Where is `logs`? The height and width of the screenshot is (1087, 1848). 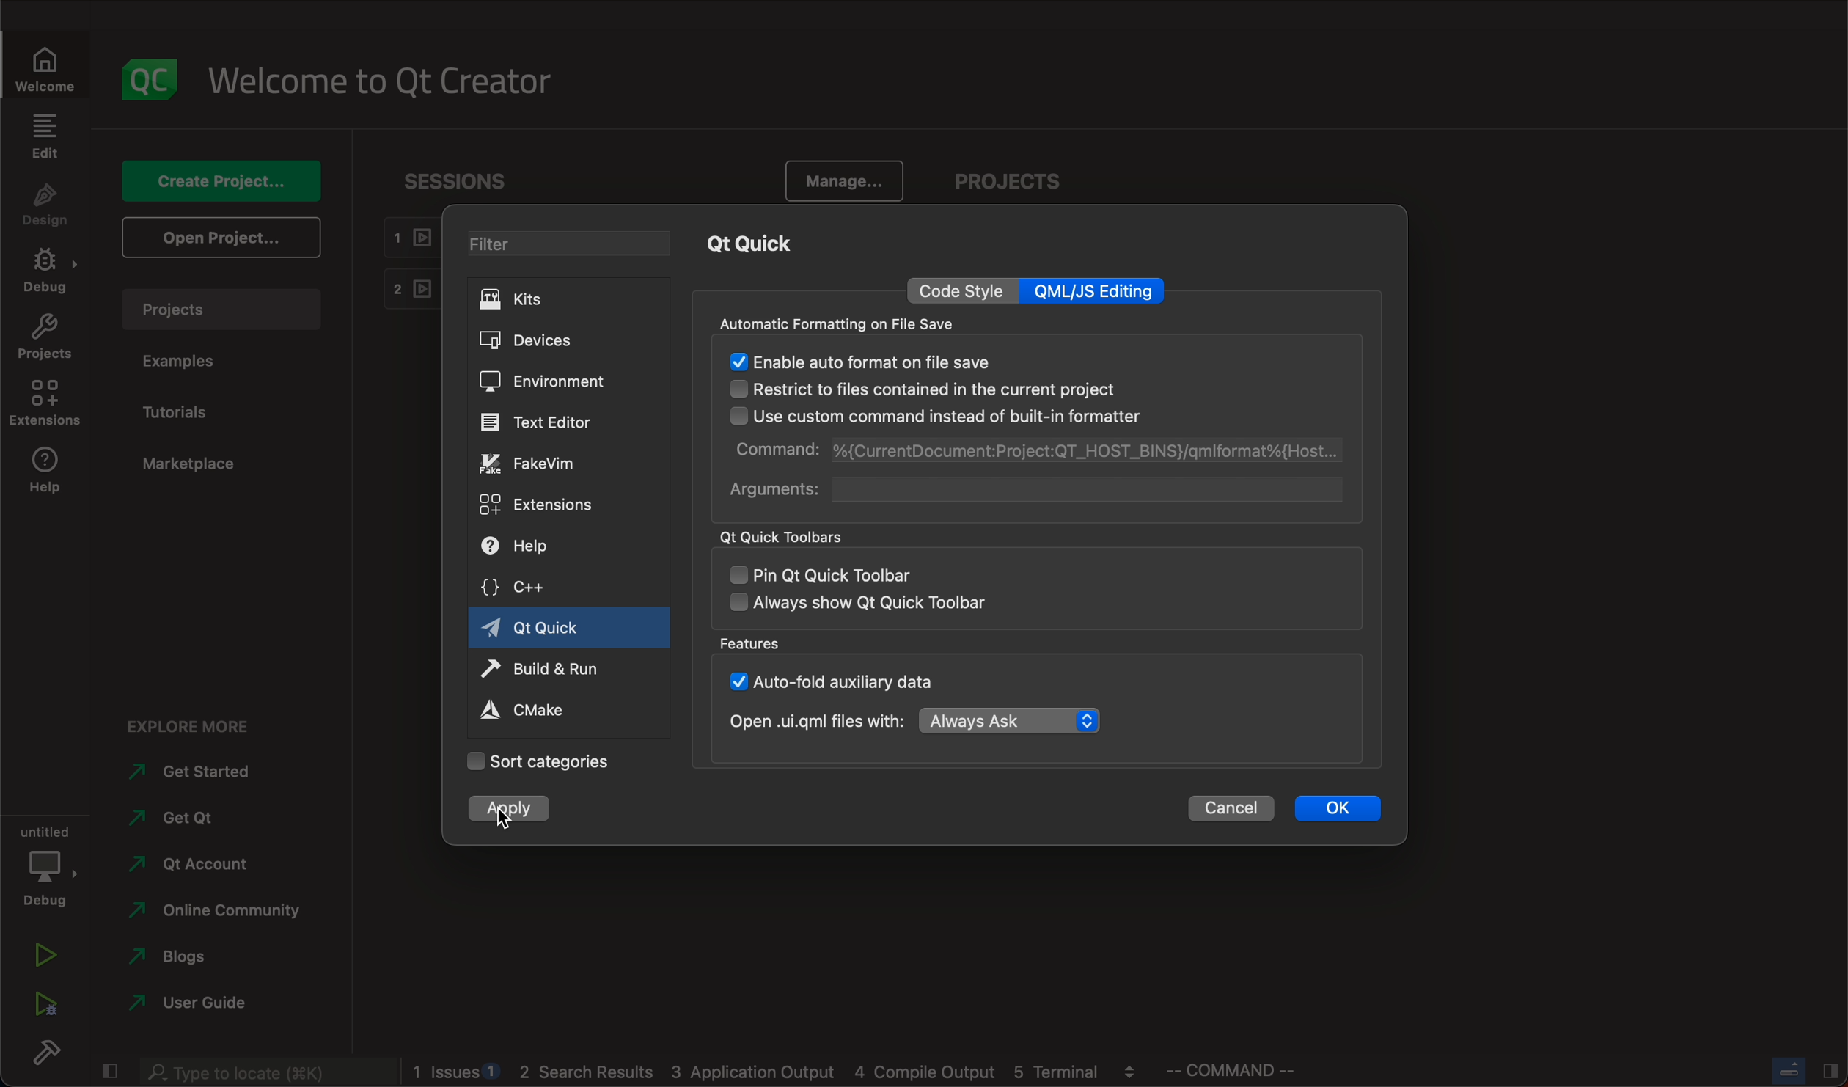
logs is located at coordinates (780, 1074).